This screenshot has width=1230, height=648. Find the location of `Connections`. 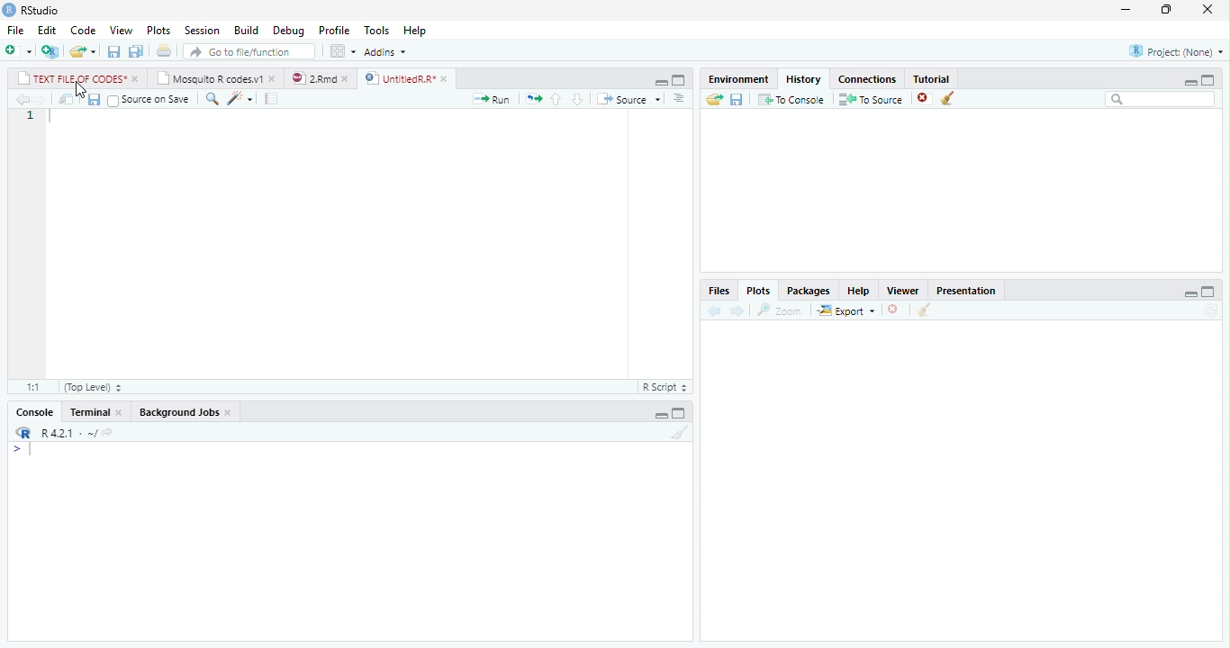

Connections is located at coordinates (867, 80).